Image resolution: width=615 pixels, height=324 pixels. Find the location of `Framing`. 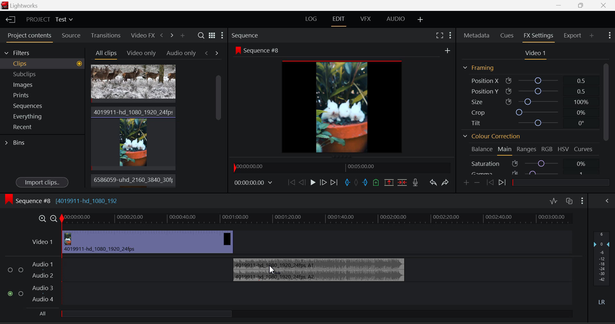

Framing is located at coordinates (479, 68).